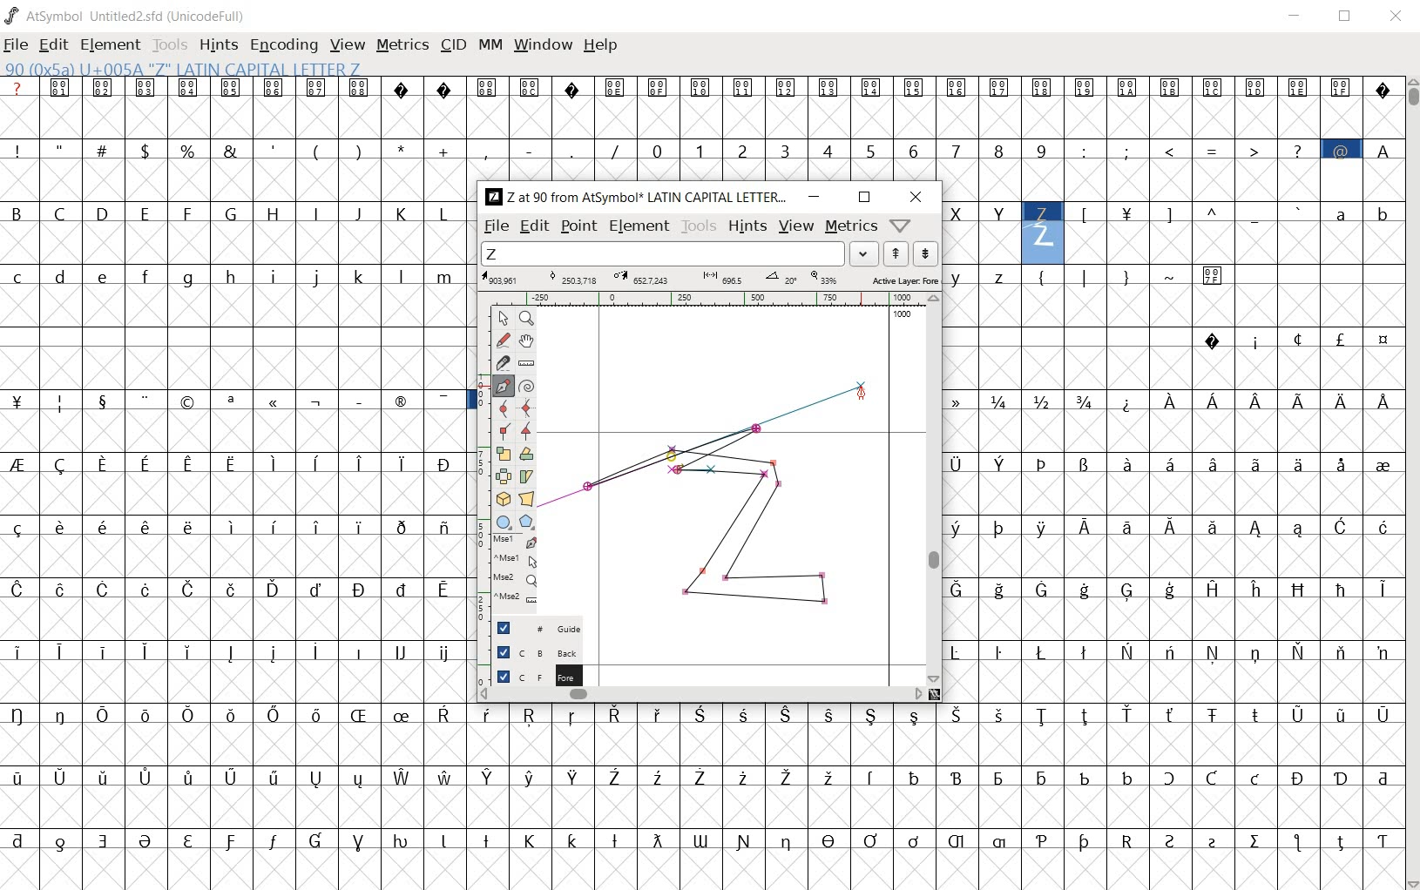  What do you see at coordinates (503, 319) in the screenshot?
I see `POINTER` at bounding box center [503, 319].